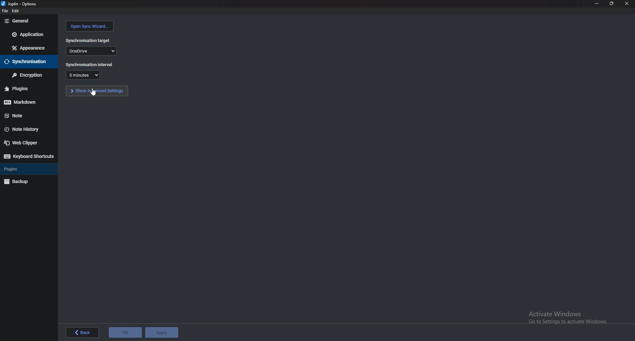 The height and width of the screenshot is (341, 635). I want to click on synchronisation, so click(27, 62).